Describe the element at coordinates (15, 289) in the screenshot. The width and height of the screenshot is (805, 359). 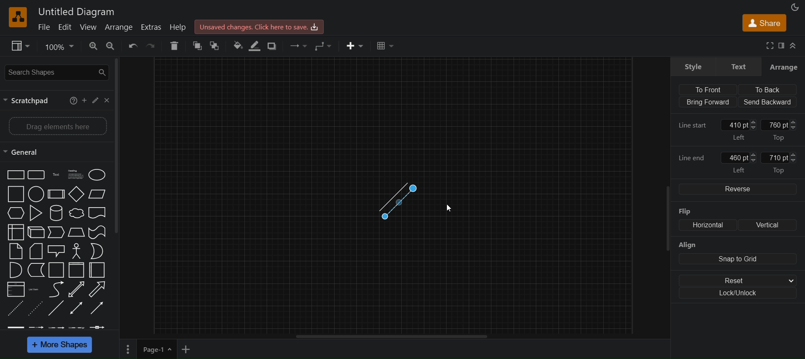
I see `List` at that location.